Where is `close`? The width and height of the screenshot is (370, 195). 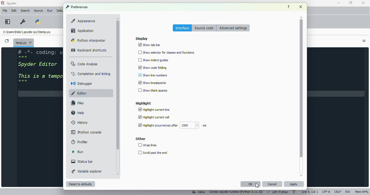
close is located at coordinates (300, 7).